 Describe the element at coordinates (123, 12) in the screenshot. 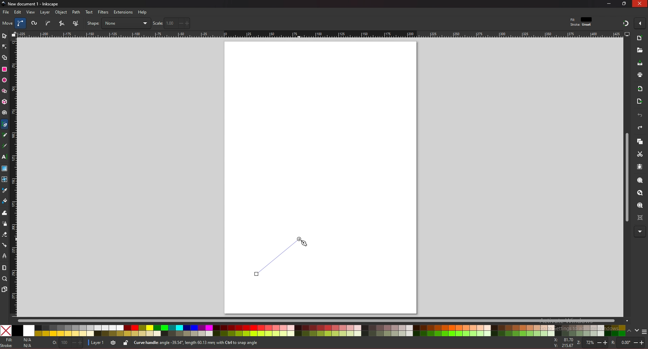

I see `extensions` at that location.